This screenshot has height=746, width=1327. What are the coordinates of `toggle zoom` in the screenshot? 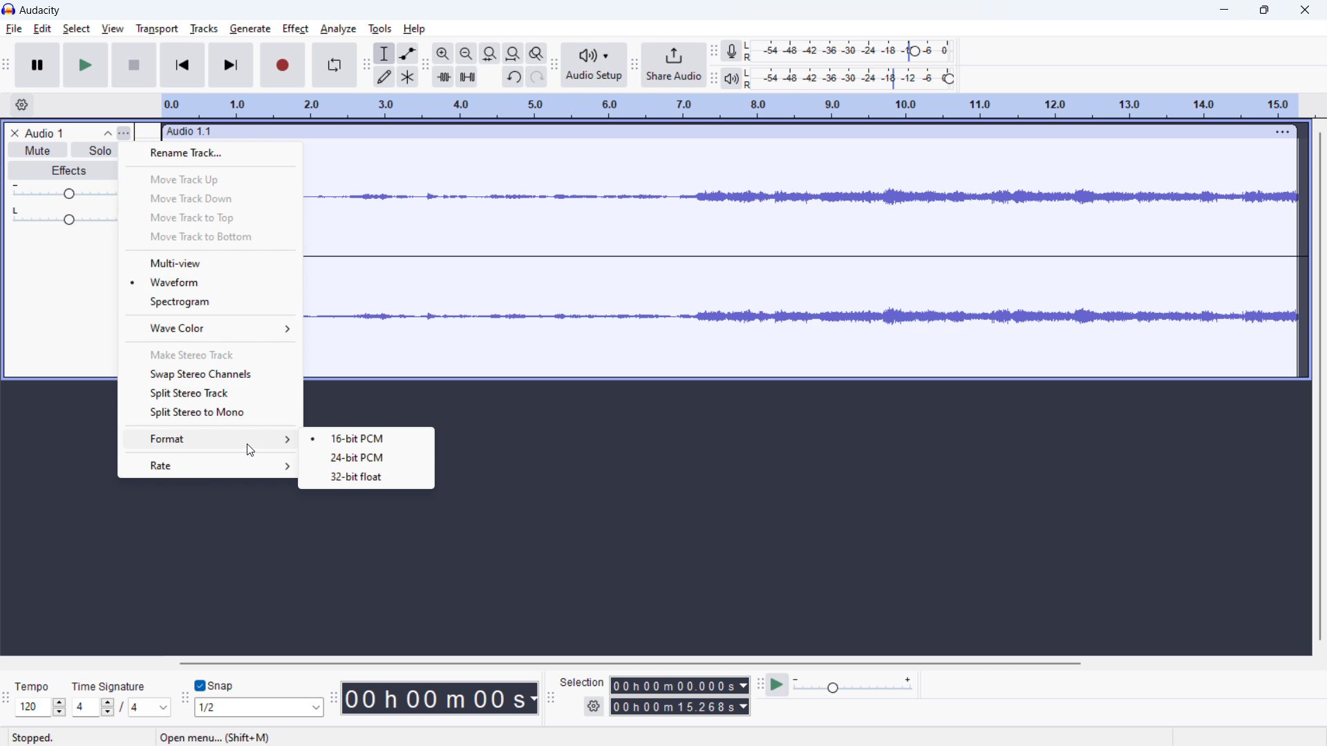 It's located at (537, 52).